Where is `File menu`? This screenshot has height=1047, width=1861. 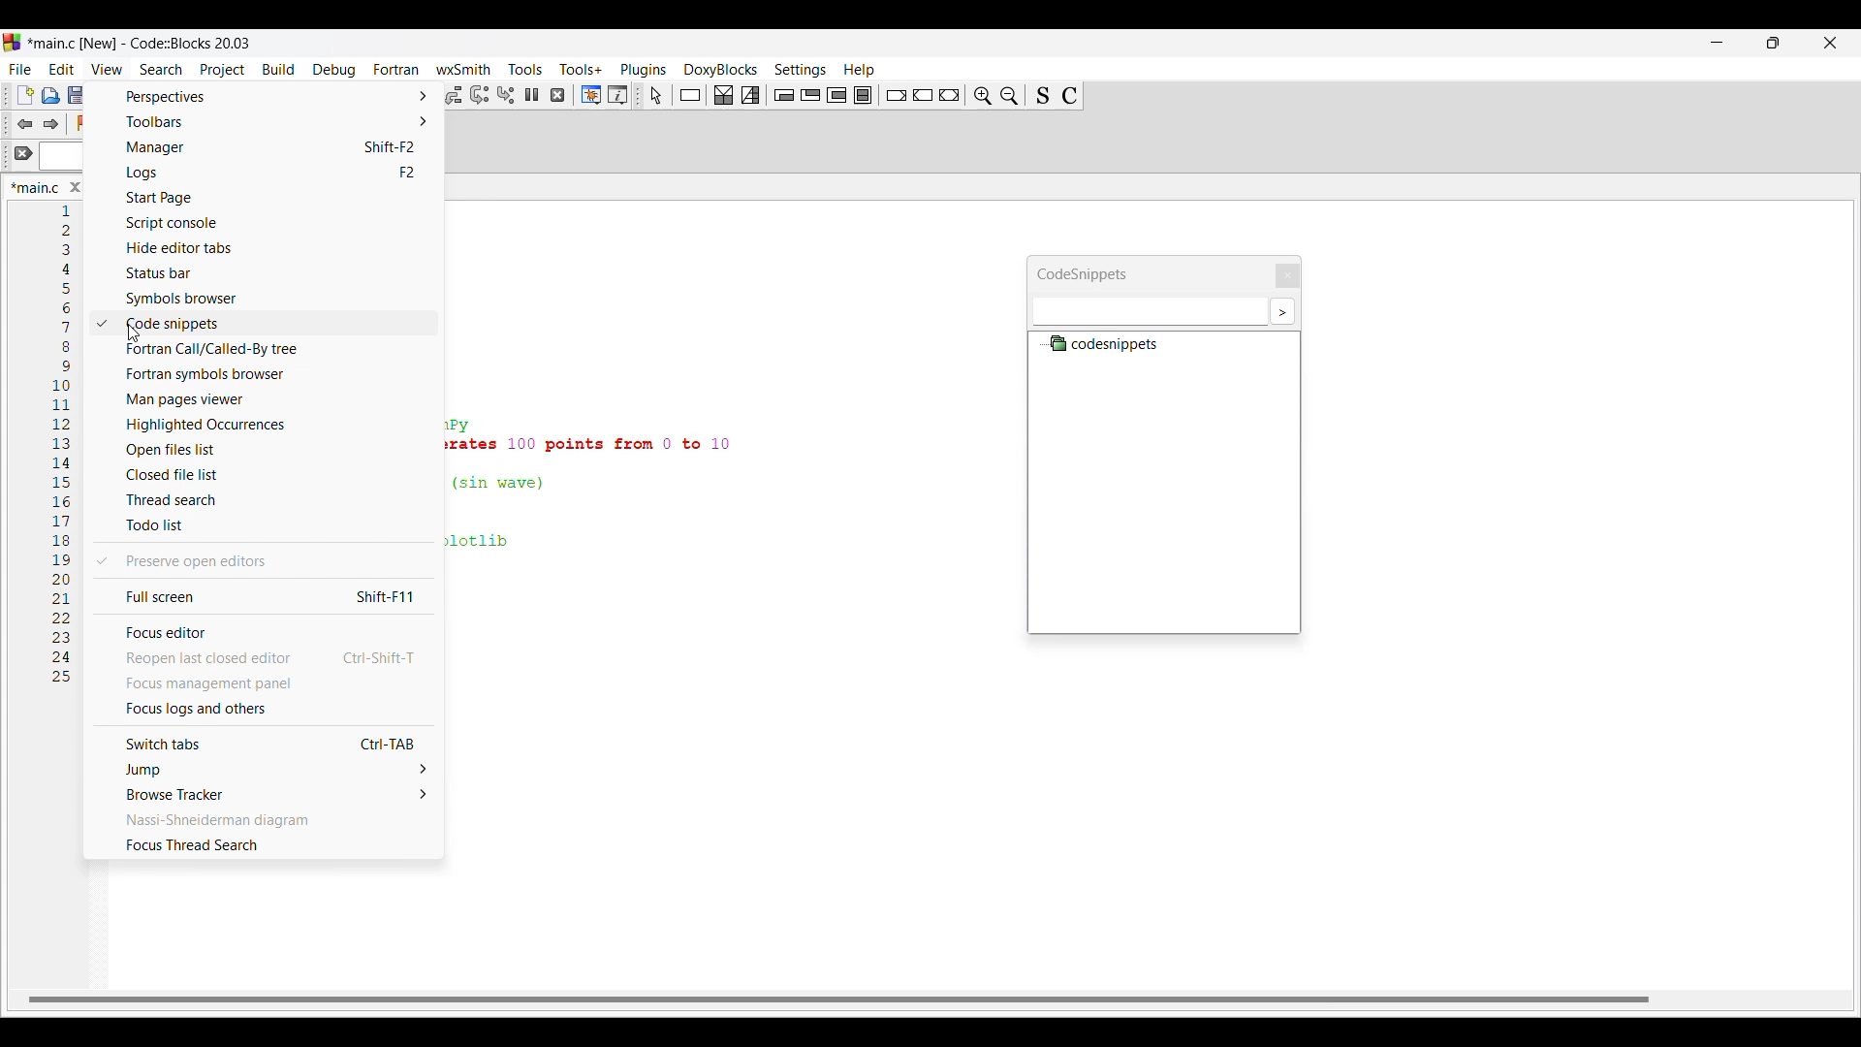
File menu is located at coordinates (20, 70).